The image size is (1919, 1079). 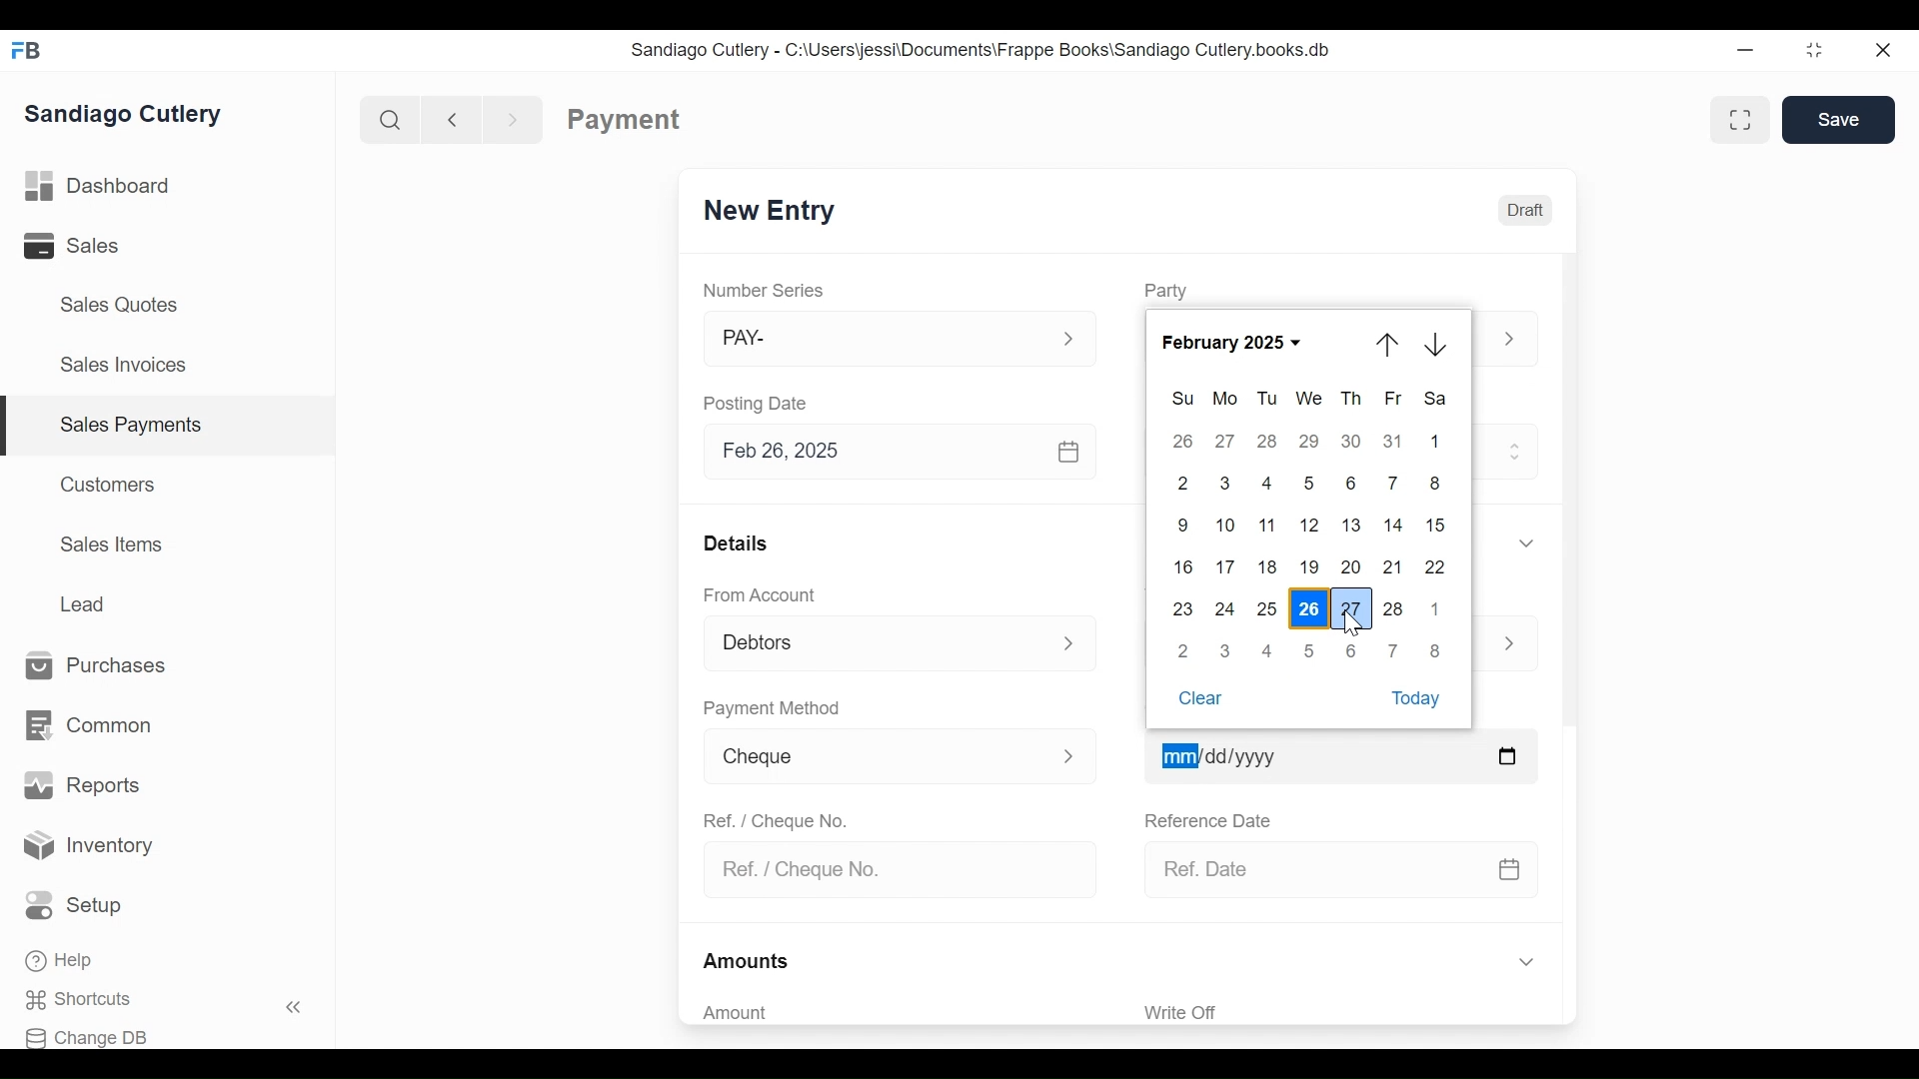 What do you see at coordinates (1394, 399) in the screenshot?
I see `Fr` at bounding box center [1394, 399].